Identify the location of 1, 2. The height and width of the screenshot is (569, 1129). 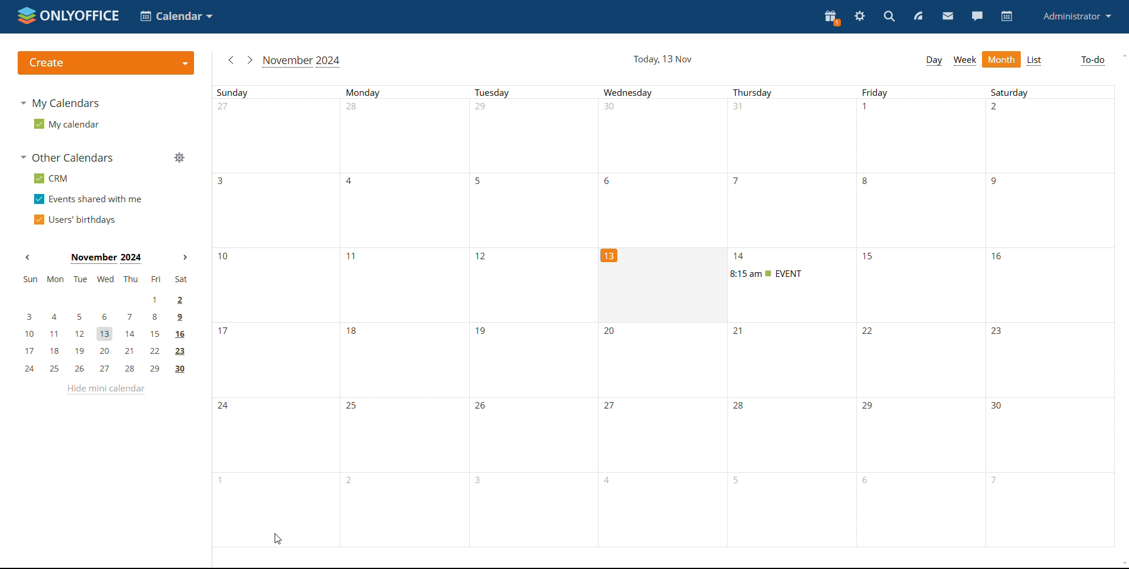
(105, 299).